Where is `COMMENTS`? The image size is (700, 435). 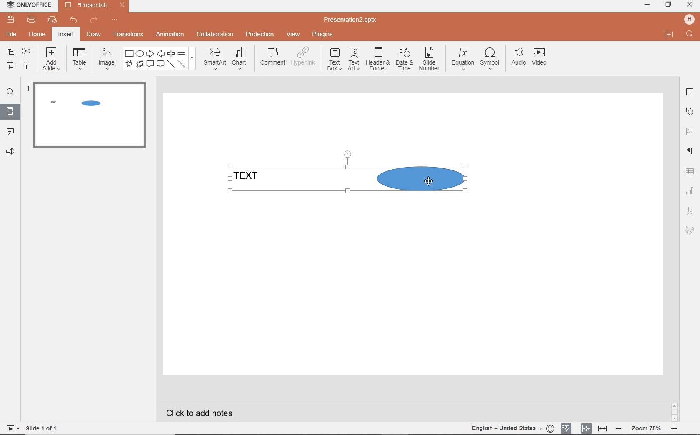
COMMENTS is located at coordinates (10, 130).